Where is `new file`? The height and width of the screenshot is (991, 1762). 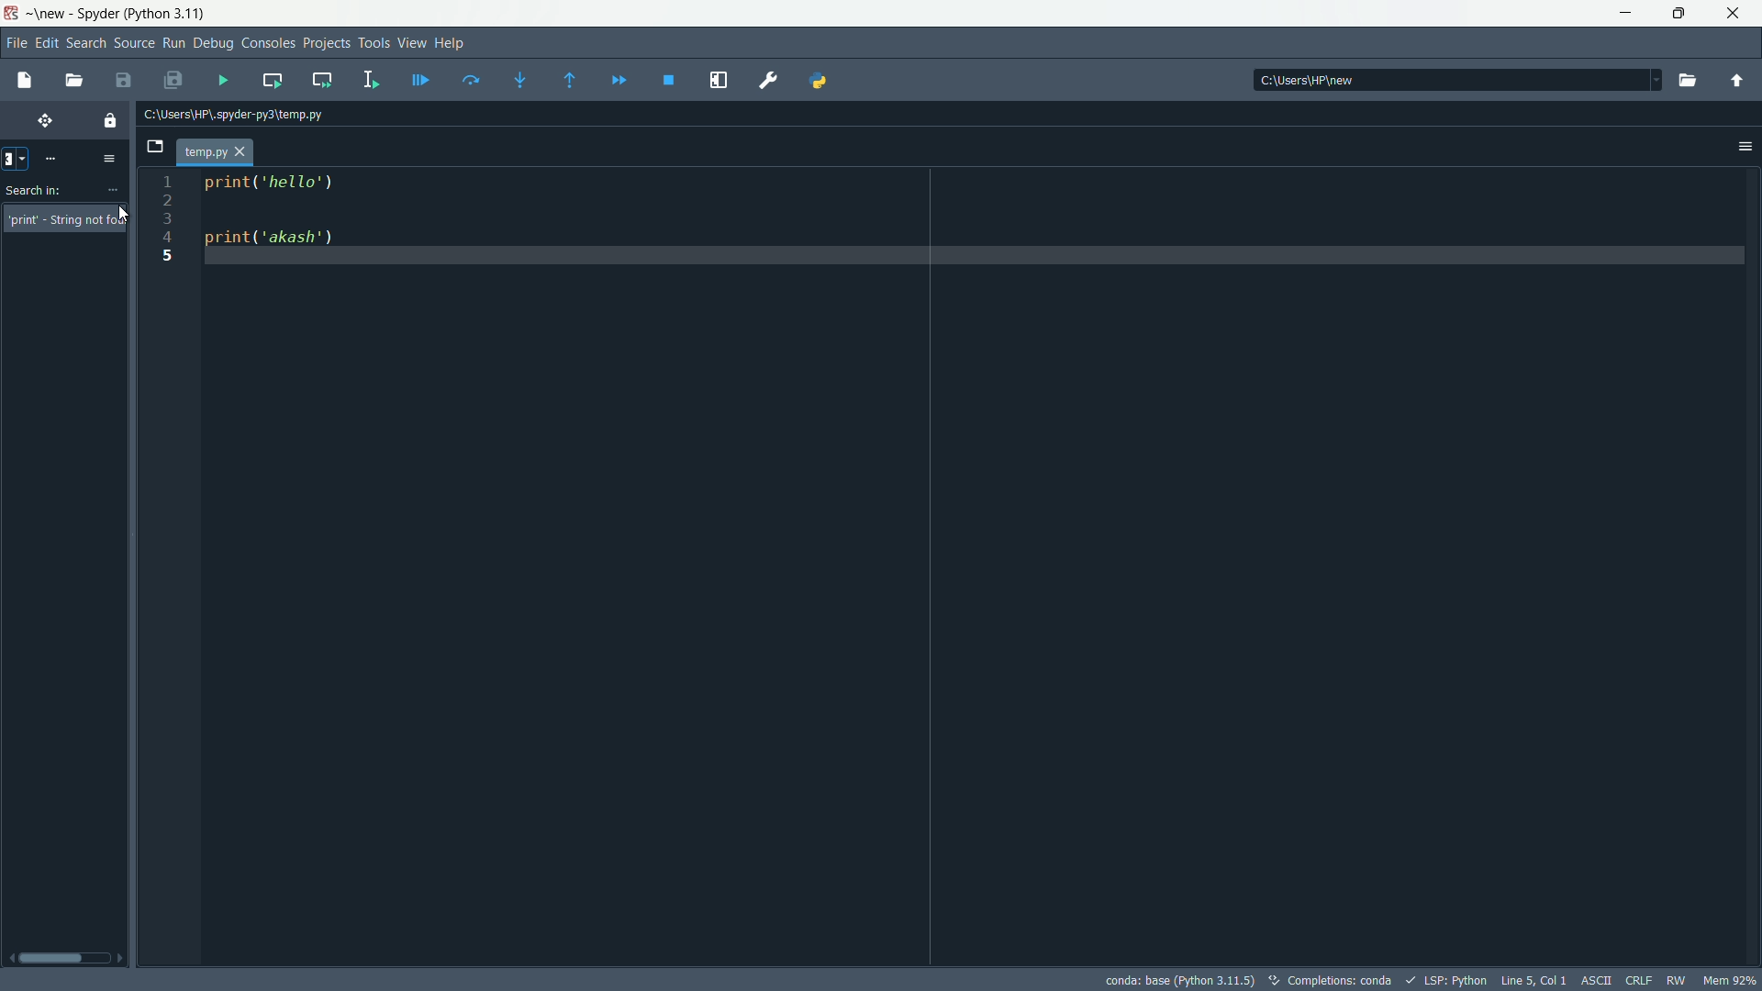 new file is located at coordinates (24, 81).